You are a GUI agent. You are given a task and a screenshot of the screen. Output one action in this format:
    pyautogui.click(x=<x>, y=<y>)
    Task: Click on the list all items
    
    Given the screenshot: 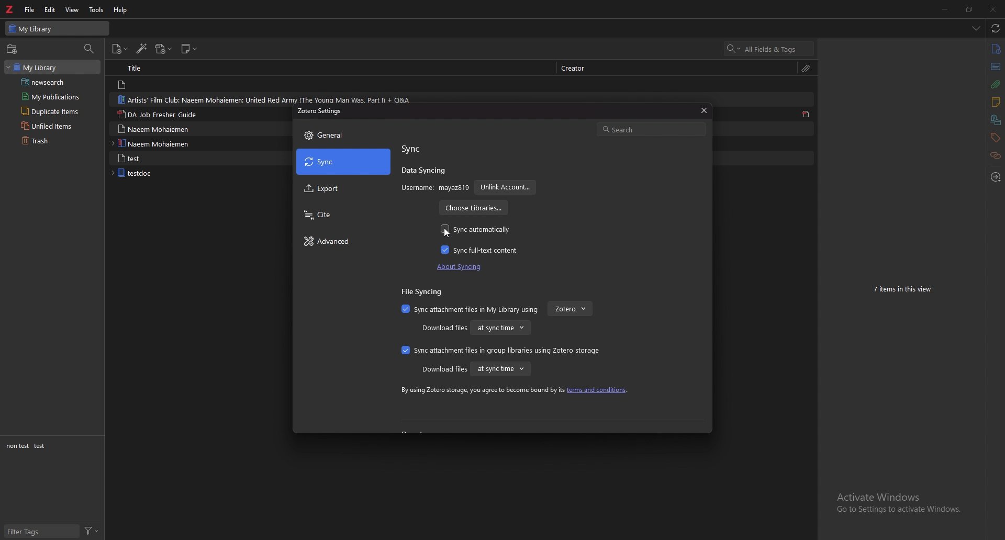 What is the action you would take?
    pyautogui.click(x=976, y=28)
    